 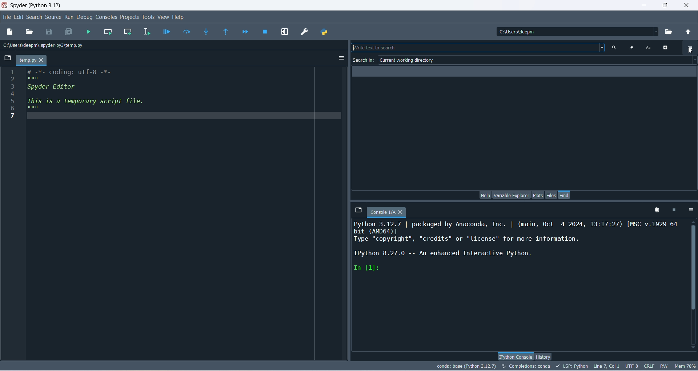 What do you see at coordinates (543, 357) in the screenshot?
I see `history` at bounding box center [543, 357].